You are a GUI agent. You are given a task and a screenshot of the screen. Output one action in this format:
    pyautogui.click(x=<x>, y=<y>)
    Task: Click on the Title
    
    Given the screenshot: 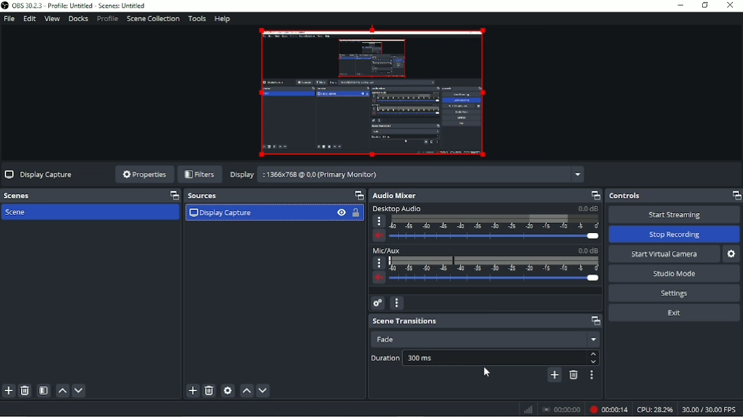 What is the action you would take?
    pyautogui.click(x=81, y=5)
    